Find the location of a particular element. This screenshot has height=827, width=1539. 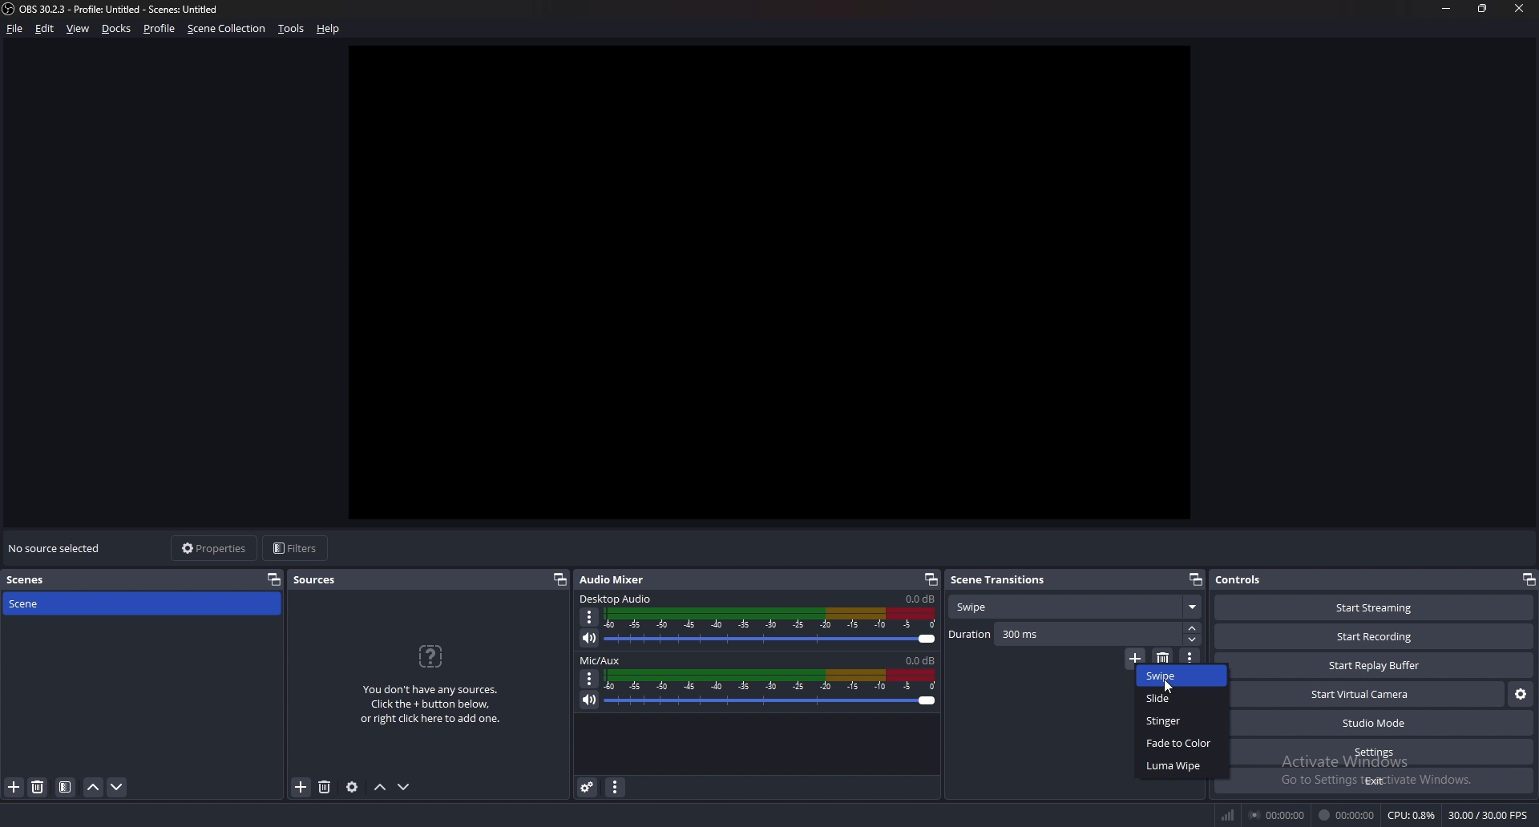

start virtual camera is located at coordinates (1367, 694).